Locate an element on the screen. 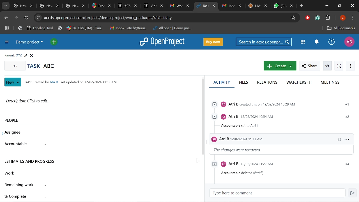 This screenshot has height=202, width=359. Go to previous page is located at coordinates (15, 65).